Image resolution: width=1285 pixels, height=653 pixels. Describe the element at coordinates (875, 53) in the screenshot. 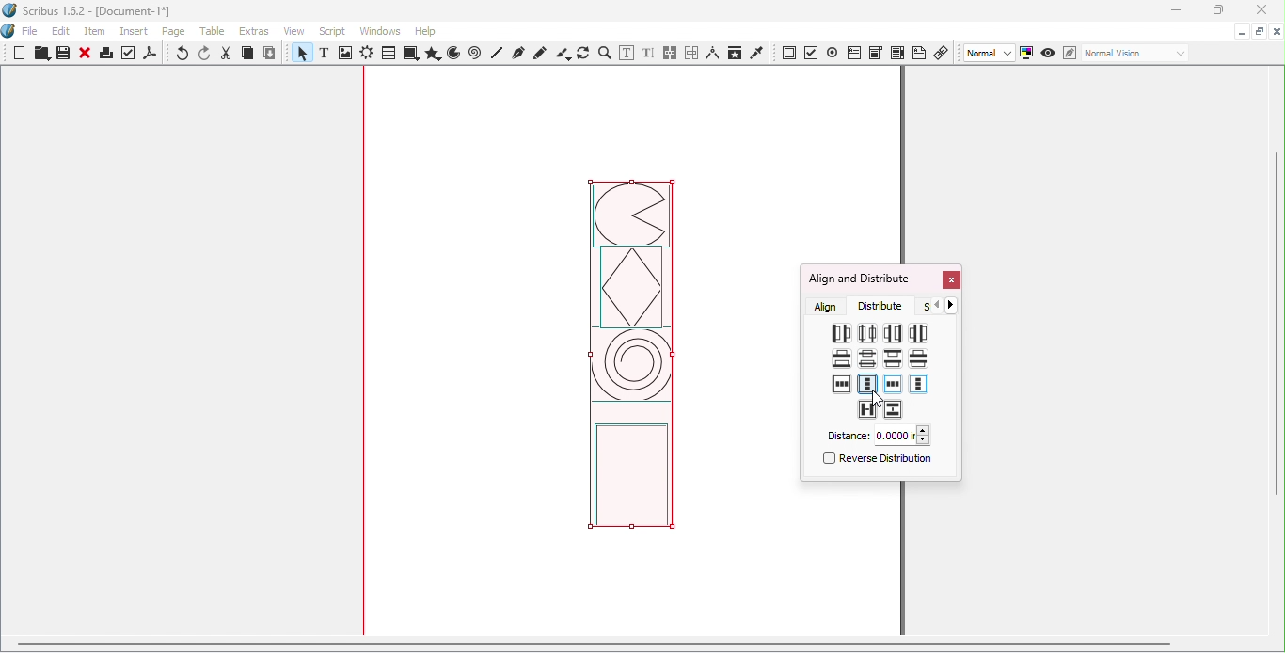

I see `PDF combo box` at that location.